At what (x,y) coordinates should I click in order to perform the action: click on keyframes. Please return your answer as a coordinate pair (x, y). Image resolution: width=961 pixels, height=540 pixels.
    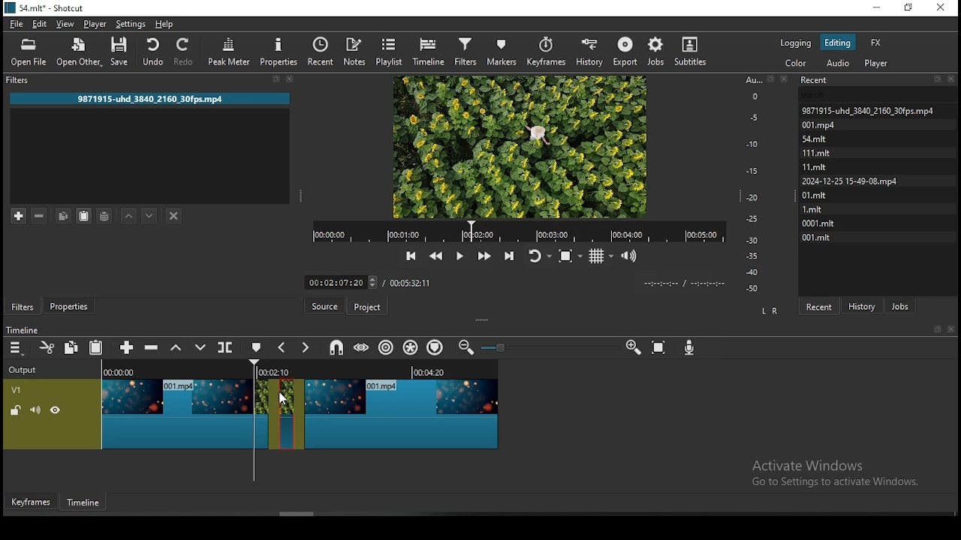
    Looking at the image, I should click on (549, 52).